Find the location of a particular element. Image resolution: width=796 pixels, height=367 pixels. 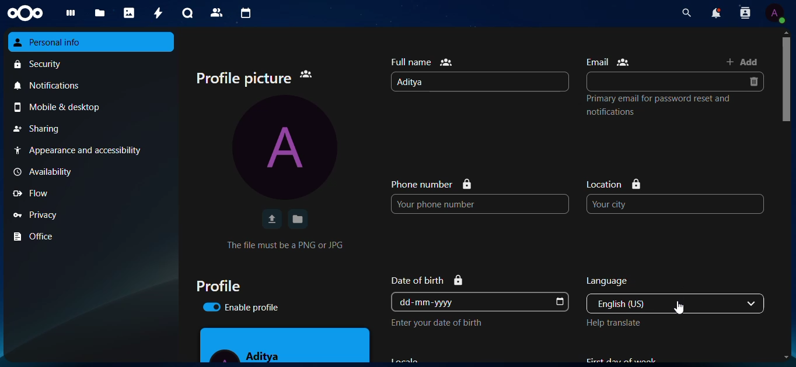

full name is located at coordinates (424, 61).